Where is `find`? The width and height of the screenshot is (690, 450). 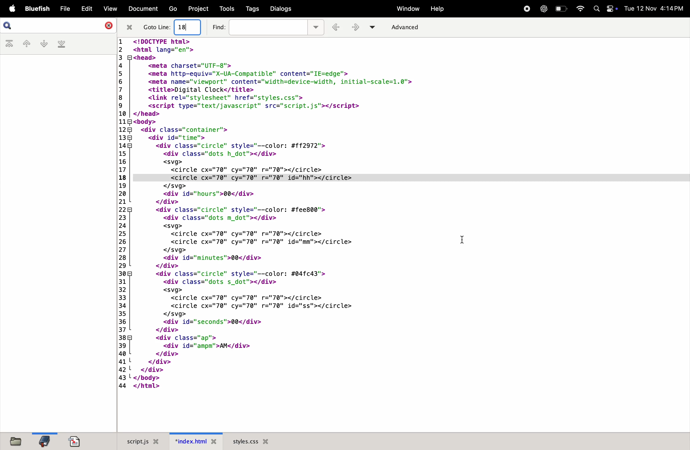 find is located at coordinates (218, 26).